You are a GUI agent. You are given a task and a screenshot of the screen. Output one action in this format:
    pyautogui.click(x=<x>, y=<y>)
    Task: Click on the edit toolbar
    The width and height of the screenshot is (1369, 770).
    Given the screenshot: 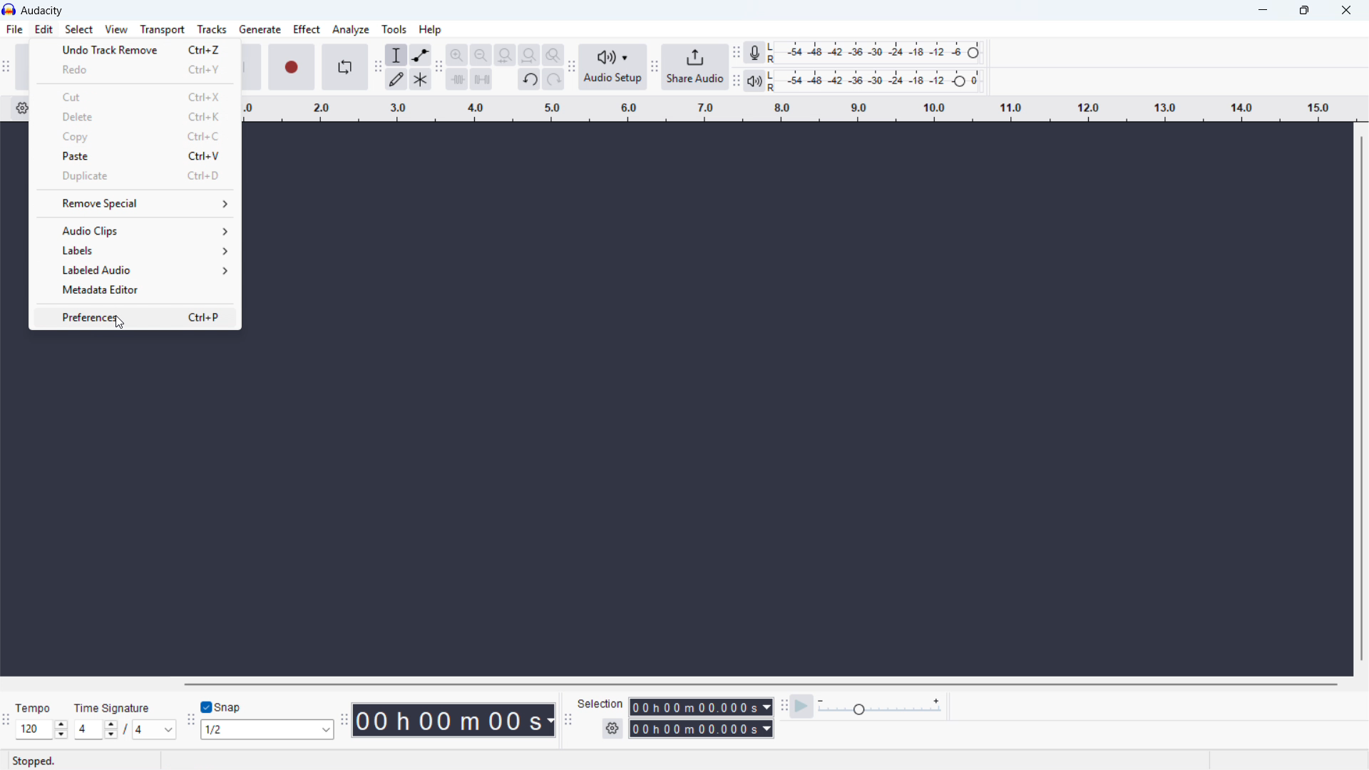 What is the action you would take?
    pyautogui.click(x=439, y=67)
    